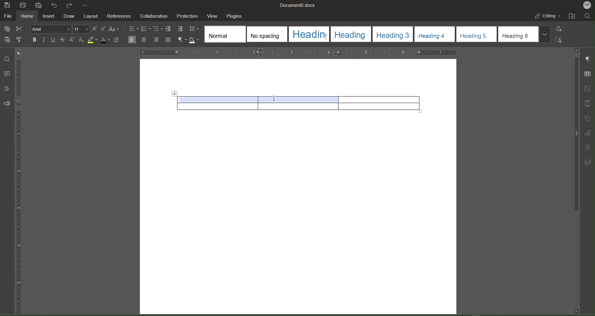 This screenshot has height=316, width=595. I want to click on No spacing, so click(267, 34).